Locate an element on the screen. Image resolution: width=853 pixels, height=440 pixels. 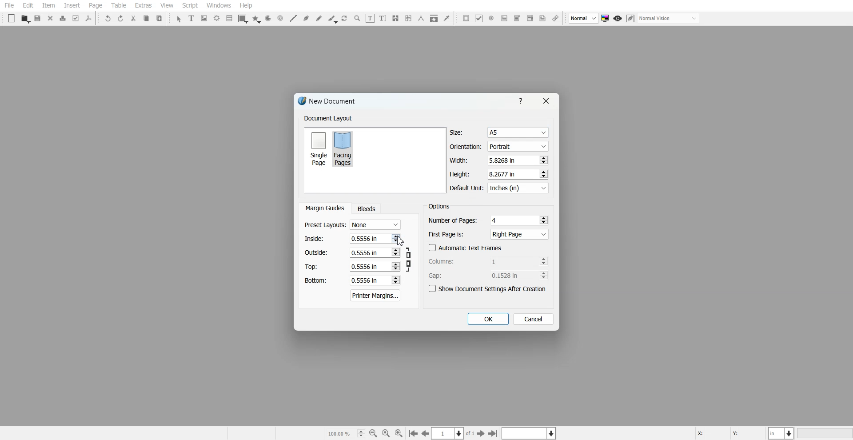
Preview mode is located at coordinates (618, 19).